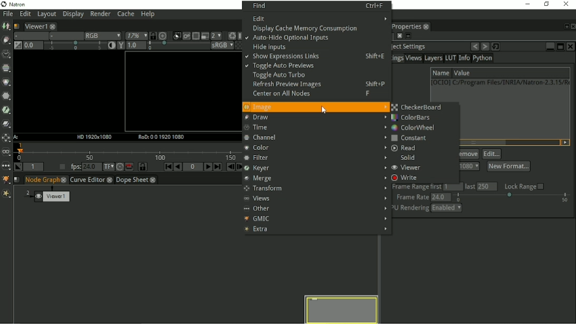 Image resolution: width=576 pixels, height=324 pixels. Describe the element at coordinates (91, 180) in the screenshot. I see `Curve Editor` at that location.